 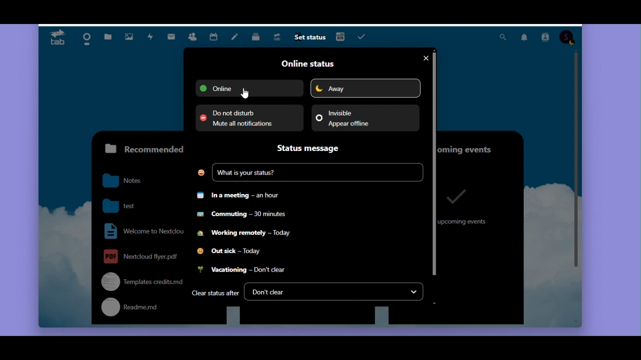 What do you see at coordinates (235, 37) in the screenshot?
I see `Notes` at bounding box center [235, 37].